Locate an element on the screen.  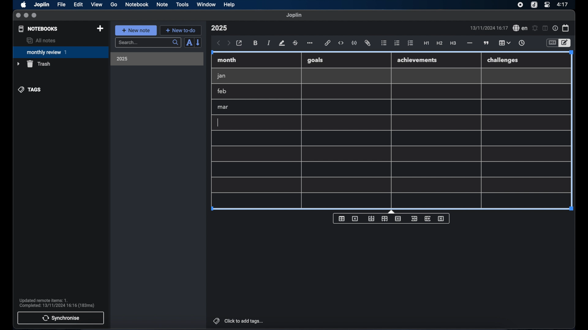
joplin icon is located at coordinates (533, 5).